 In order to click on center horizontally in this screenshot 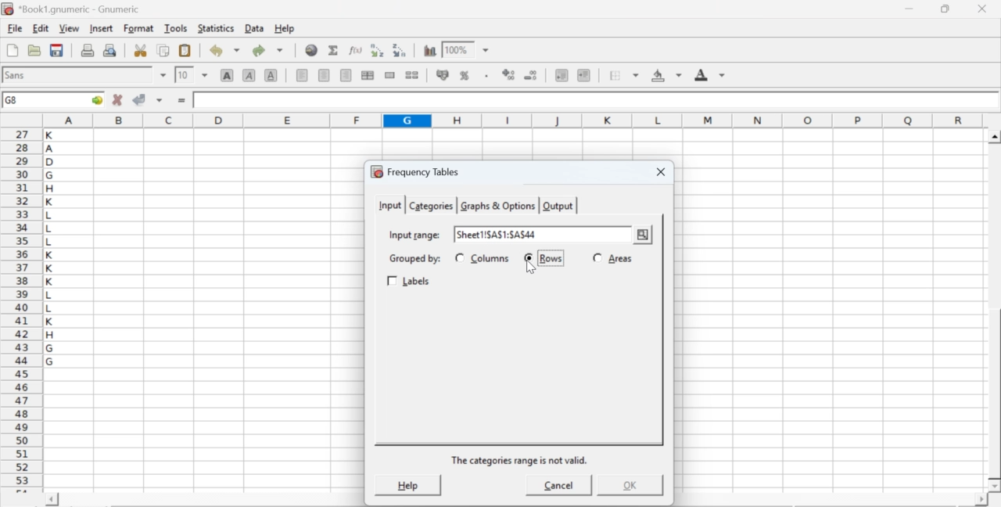, I will do `click(368, 75)`.